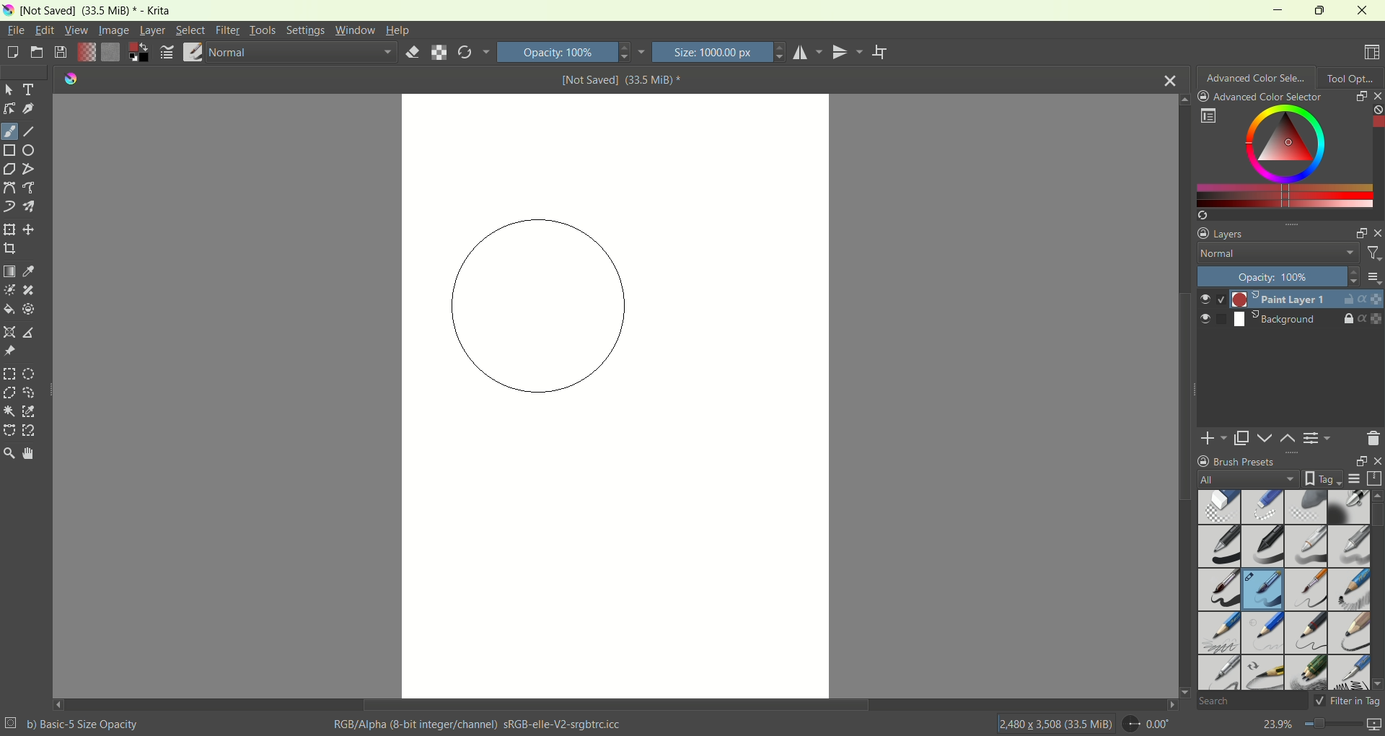 This screenshot has width=1385, height=736. What do you see at coordinates (9, 429) in the screenshot?
I see `bezier curve selection` at bounding box center [9, 429].